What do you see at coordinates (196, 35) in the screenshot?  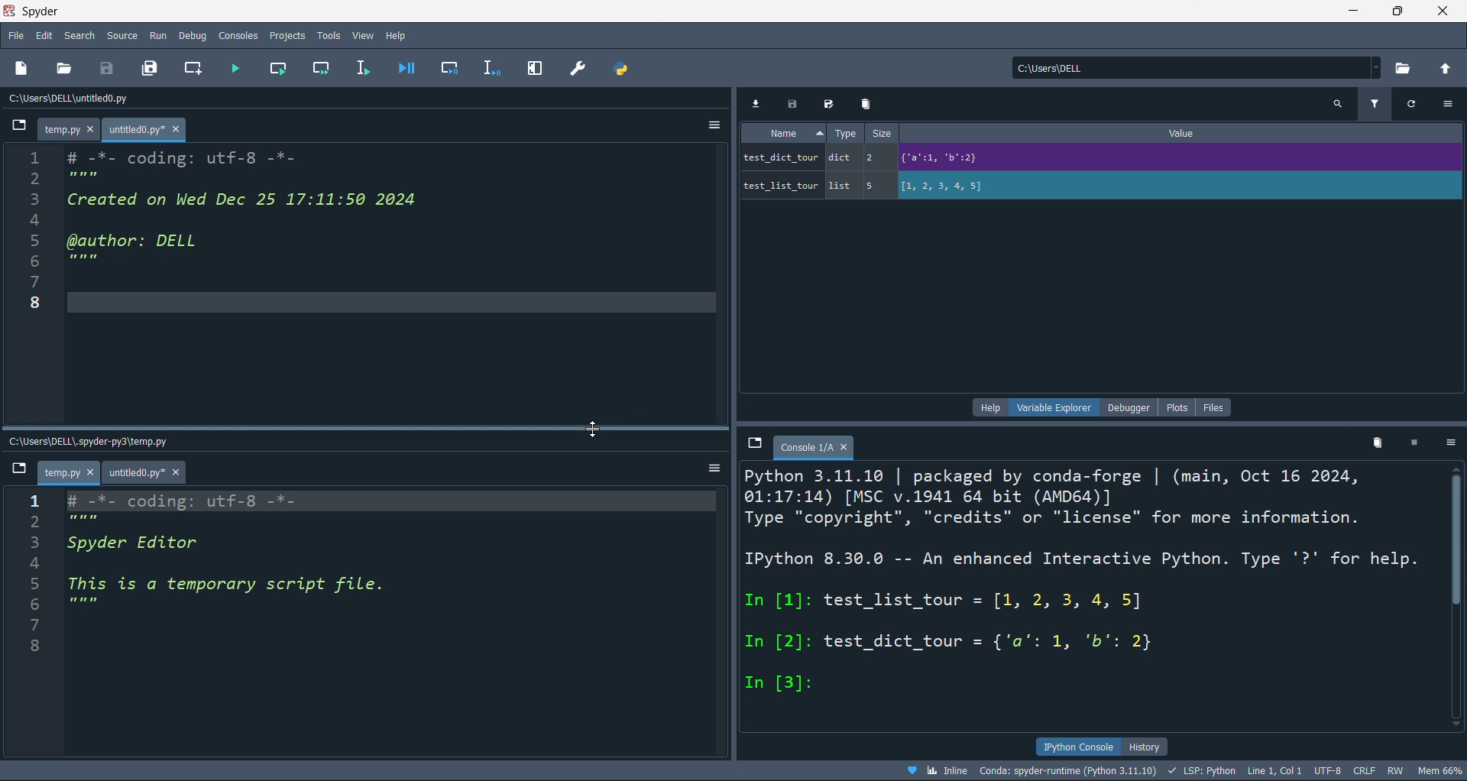 I see `debug` at bounding box center [196, 35].